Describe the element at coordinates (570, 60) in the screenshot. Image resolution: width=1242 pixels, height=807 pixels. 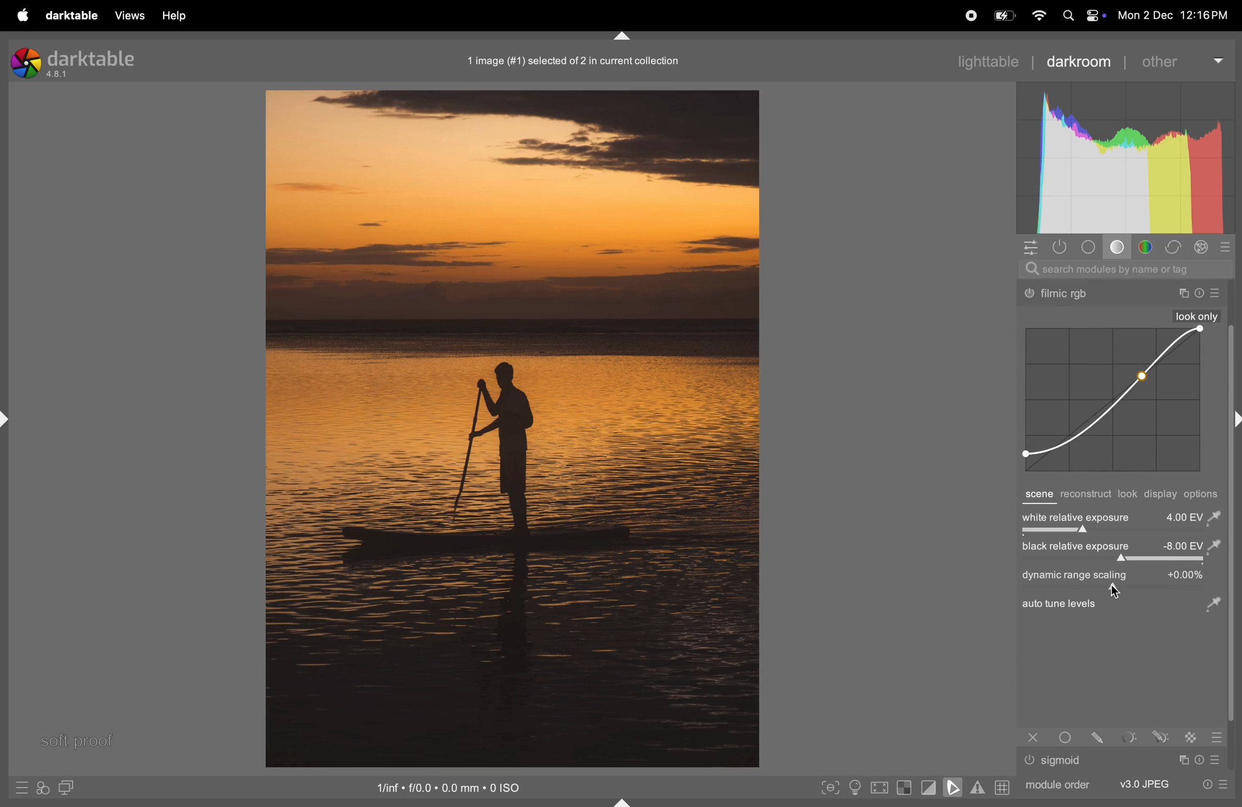
I see `1 image in current position` at that location.